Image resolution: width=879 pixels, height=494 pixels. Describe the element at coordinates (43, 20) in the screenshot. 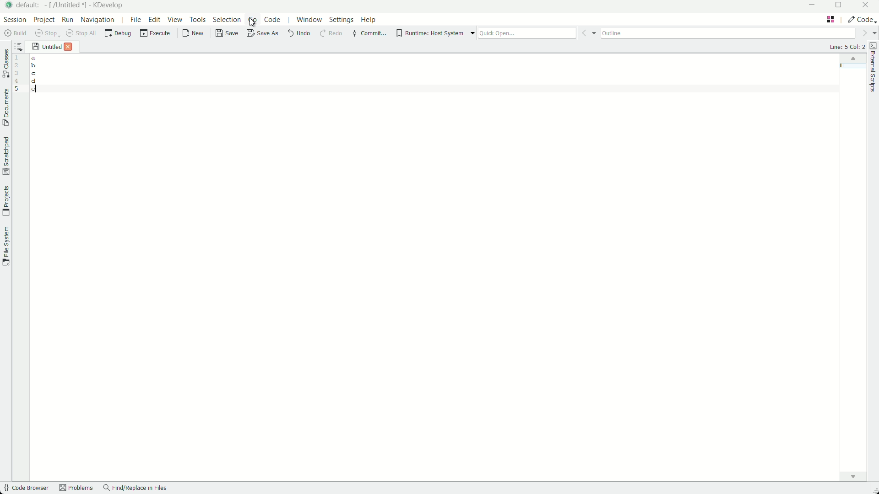

I see `project` at that location.